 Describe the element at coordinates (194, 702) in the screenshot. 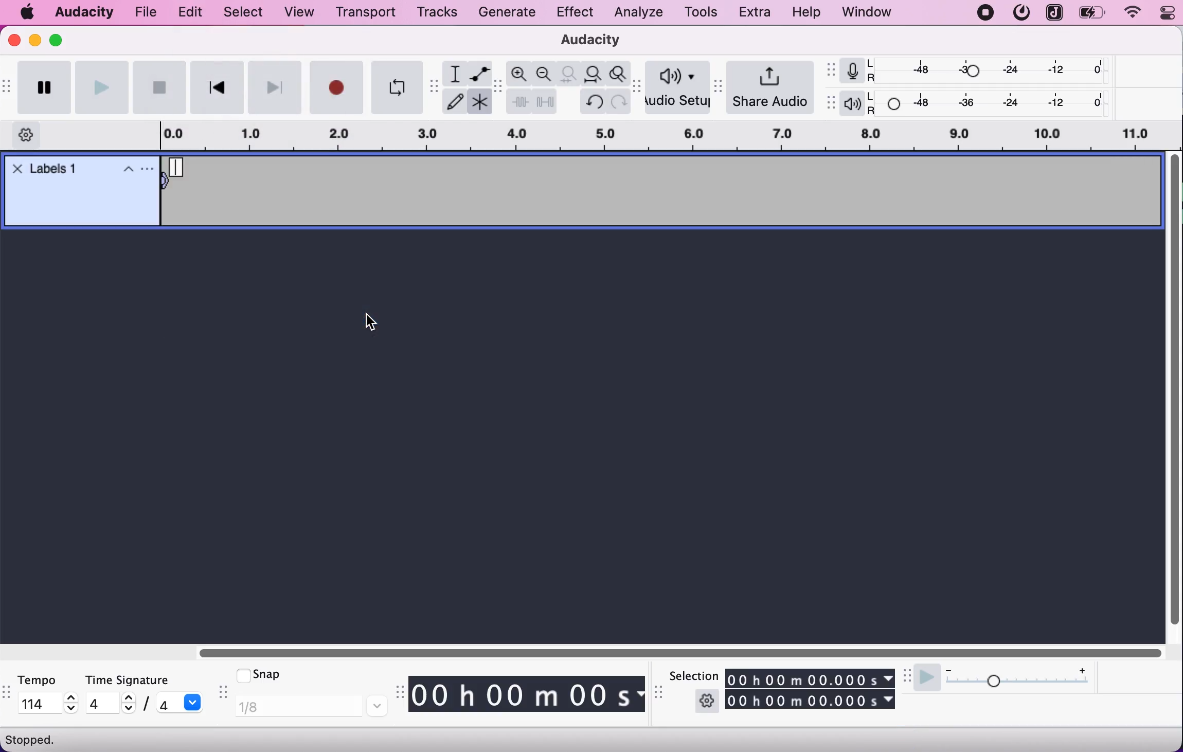

I see `dropdown` at that location.